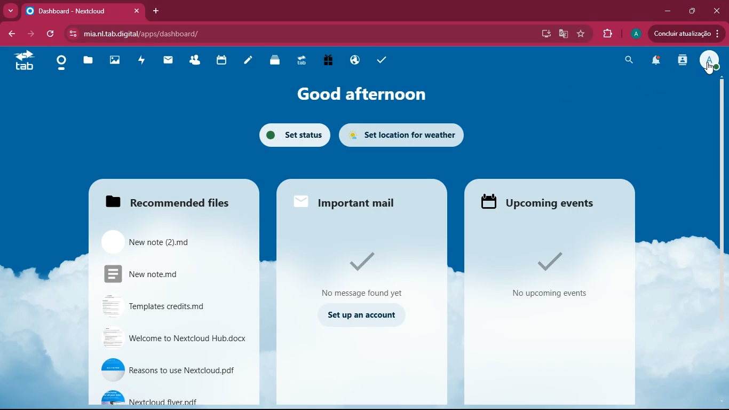 Image resolution: width=729 pixels, height=410 pixels. I want to click on url, so click(212, 34).